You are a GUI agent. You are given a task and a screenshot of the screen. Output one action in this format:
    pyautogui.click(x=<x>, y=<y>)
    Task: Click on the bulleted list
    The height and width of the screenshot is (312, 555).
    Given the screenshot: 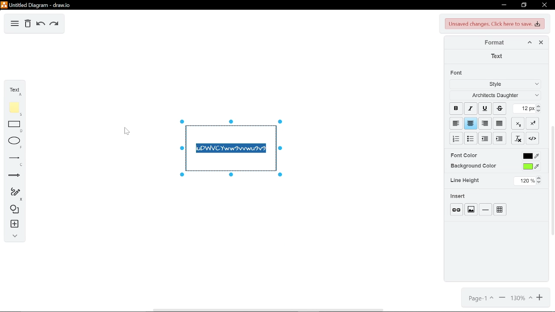 What is the action you would take?
    pyautogui.click(x=471, y=138)
    